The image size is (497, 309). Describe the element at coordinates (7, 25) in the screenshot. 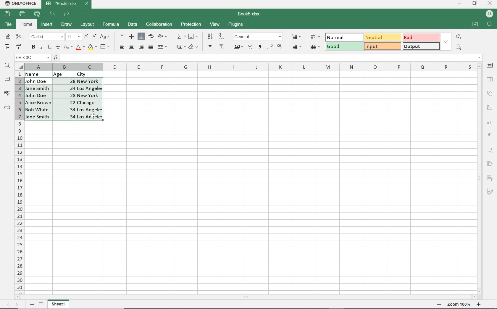

I see `FILE` at that location.